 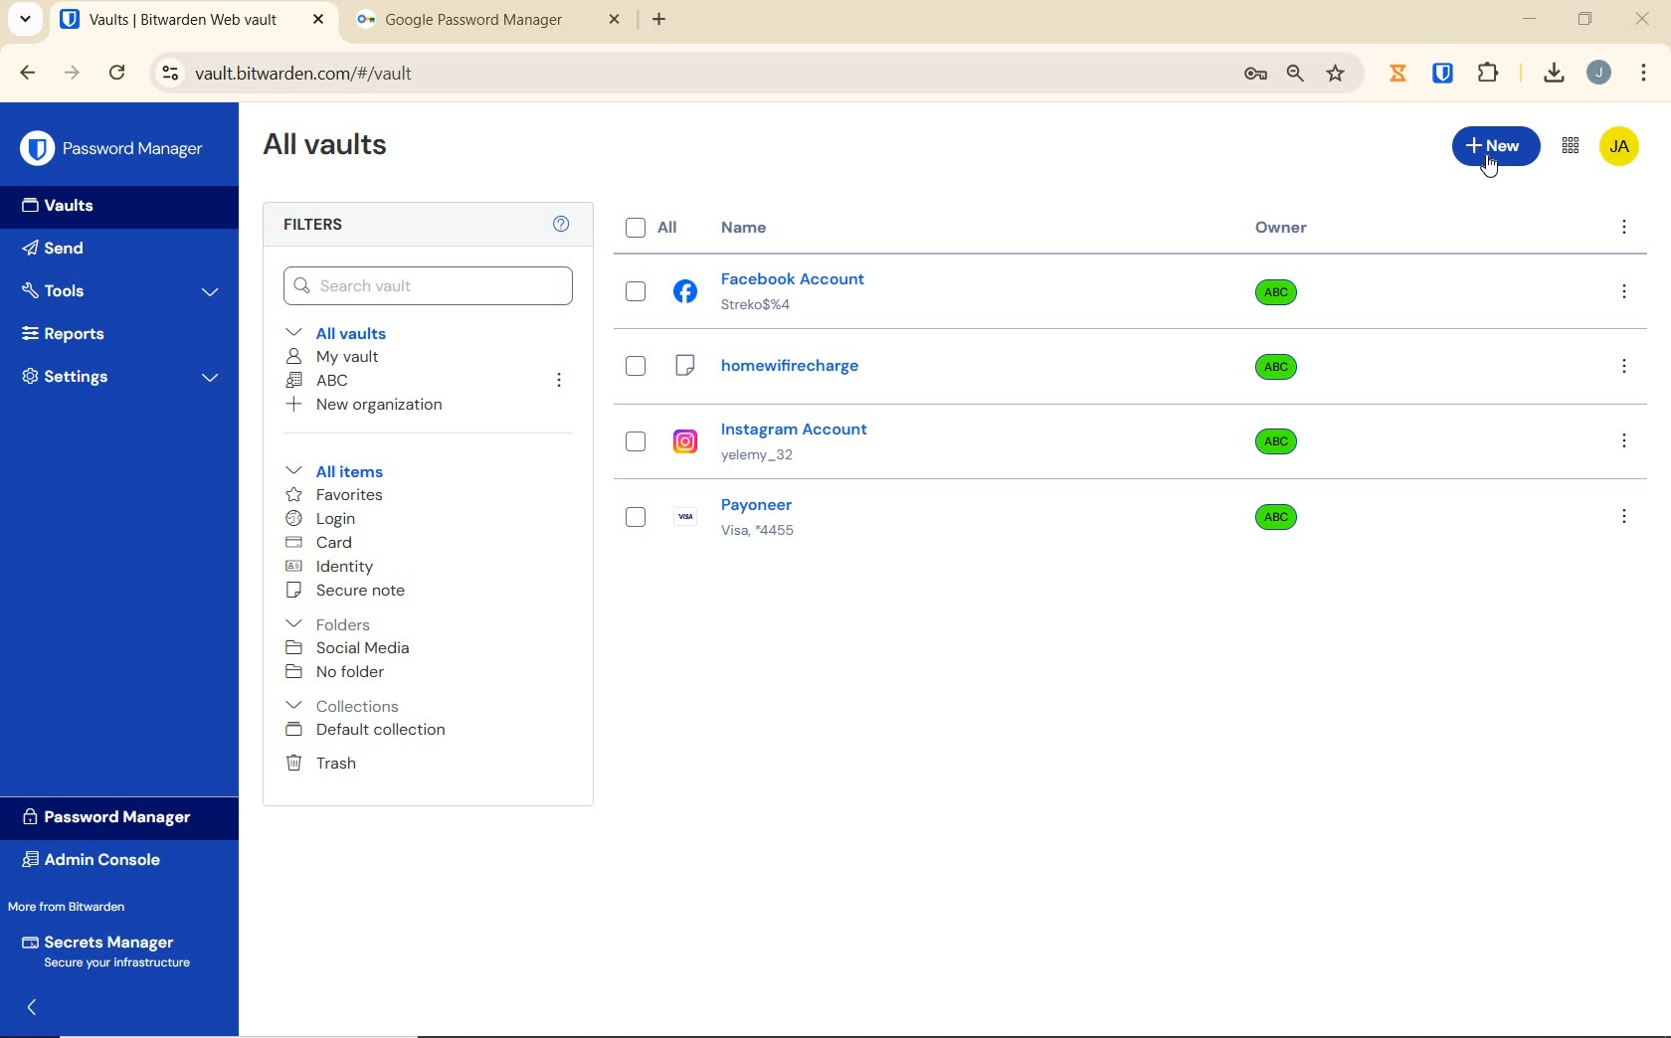 I want to click on Password Manager, so click(x=115, y=150).